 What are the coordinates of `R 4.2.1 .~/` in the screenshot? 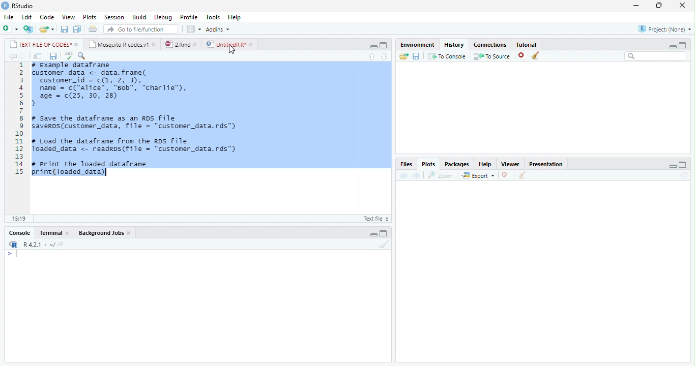 It's located at (37, 243).